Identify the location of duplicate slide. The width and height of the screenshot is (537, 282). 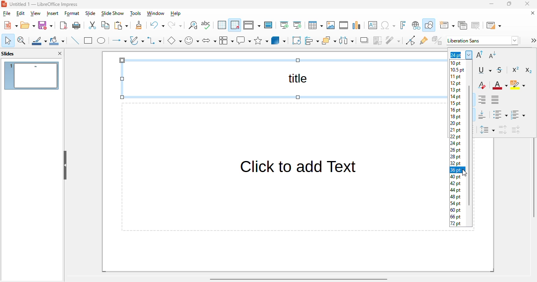
(462, 25).